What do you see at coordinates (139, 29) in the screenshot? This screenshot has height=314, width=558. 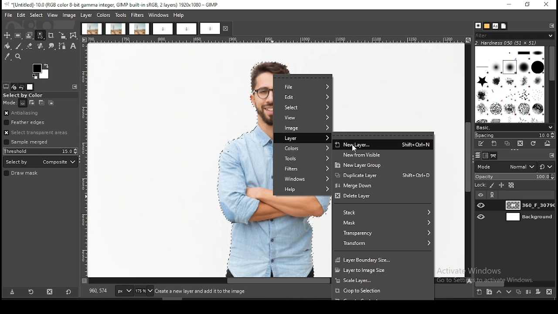 I see `project tab` at bounding box center [139, 29].